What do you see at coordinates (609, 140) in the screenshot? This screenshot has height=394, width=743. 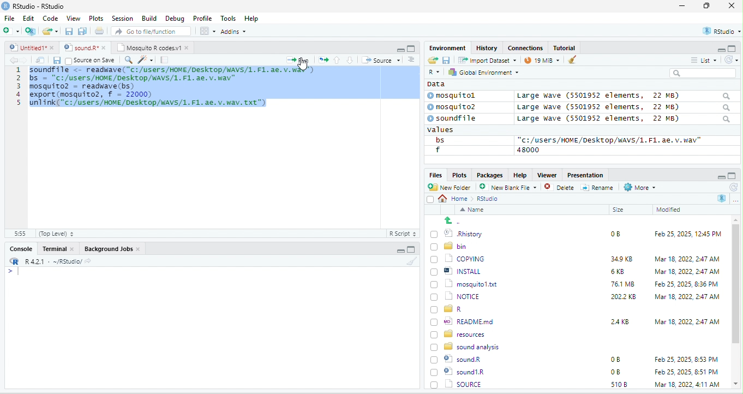 I see `“c:/users/HOME /Desktop/WAVS/1.F1. ae. v.wav"` at bounding box center [609, 140].